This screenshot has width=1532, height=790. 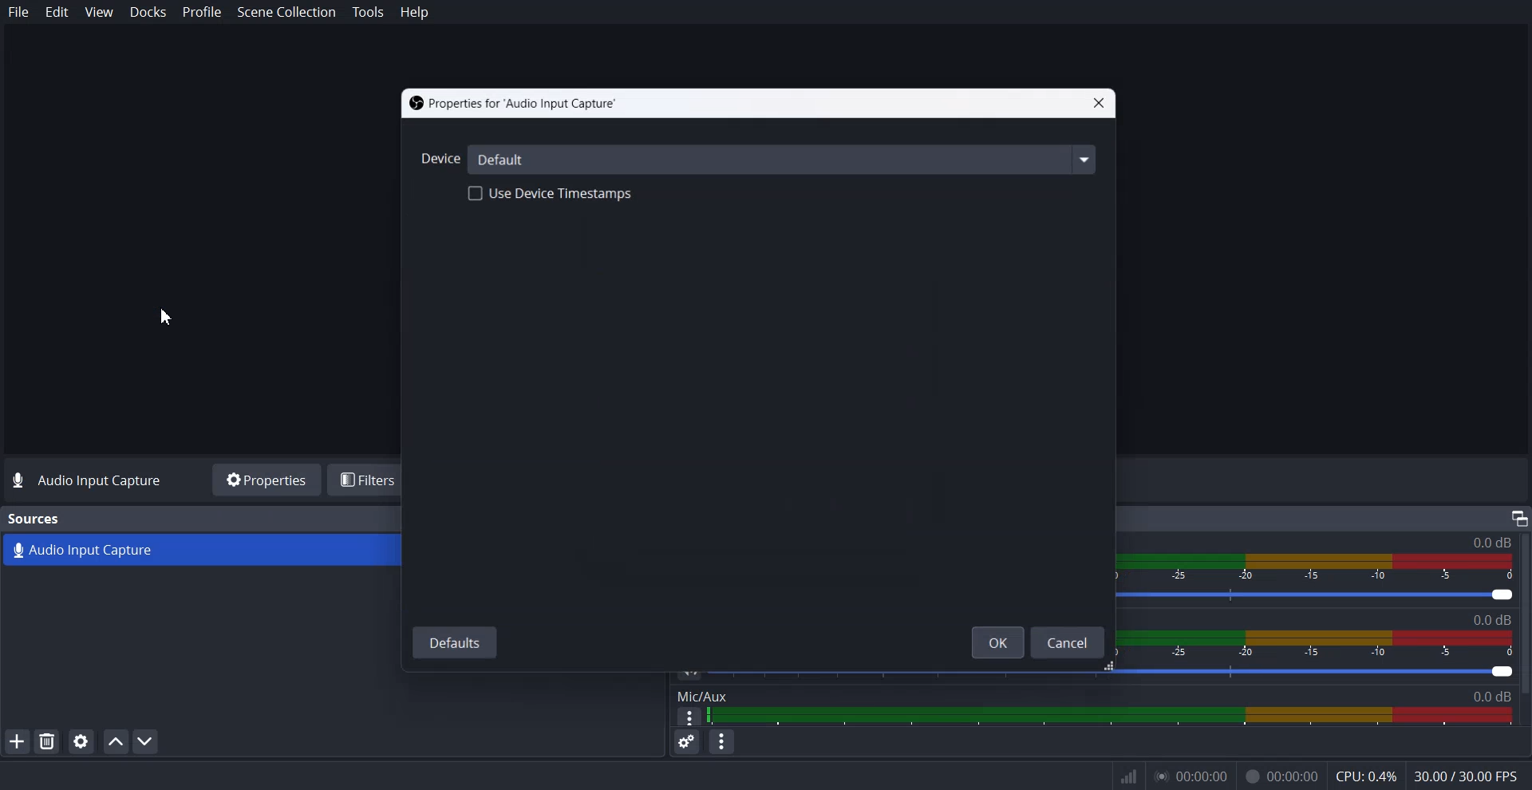 I want to click on Advance audio properties, so click(x=686, y=741).